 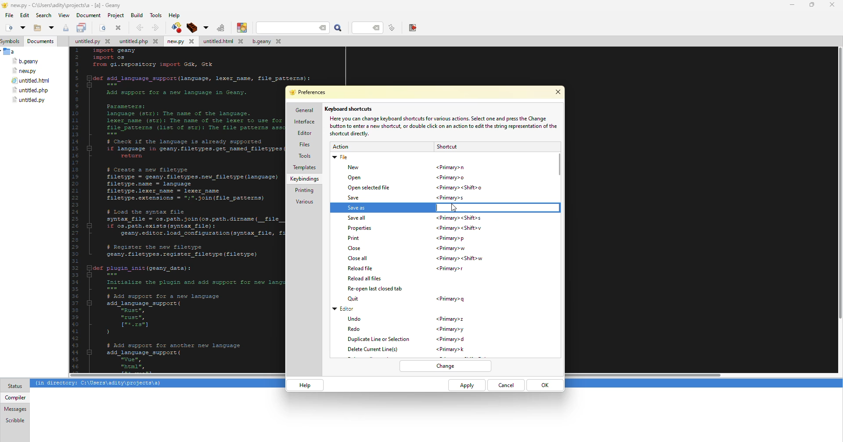 What do you see at coordinates (222, 42) in the screenshot?
I see `file` at bounding box center [222, 42].